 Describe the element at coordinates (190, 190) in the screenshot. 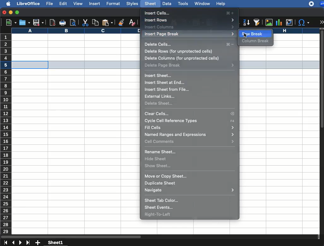

I see `navigate` at that location.